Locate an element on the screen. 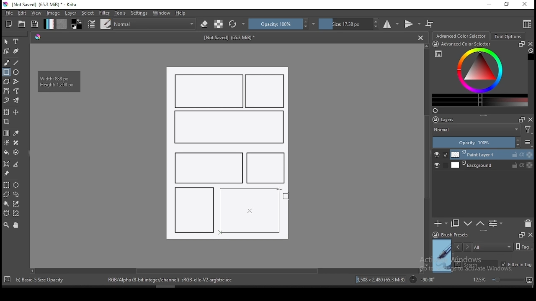 Image resolution: width=536 pixels, height=301 pixels. ellipse tool is located at coordinates (16, 71).